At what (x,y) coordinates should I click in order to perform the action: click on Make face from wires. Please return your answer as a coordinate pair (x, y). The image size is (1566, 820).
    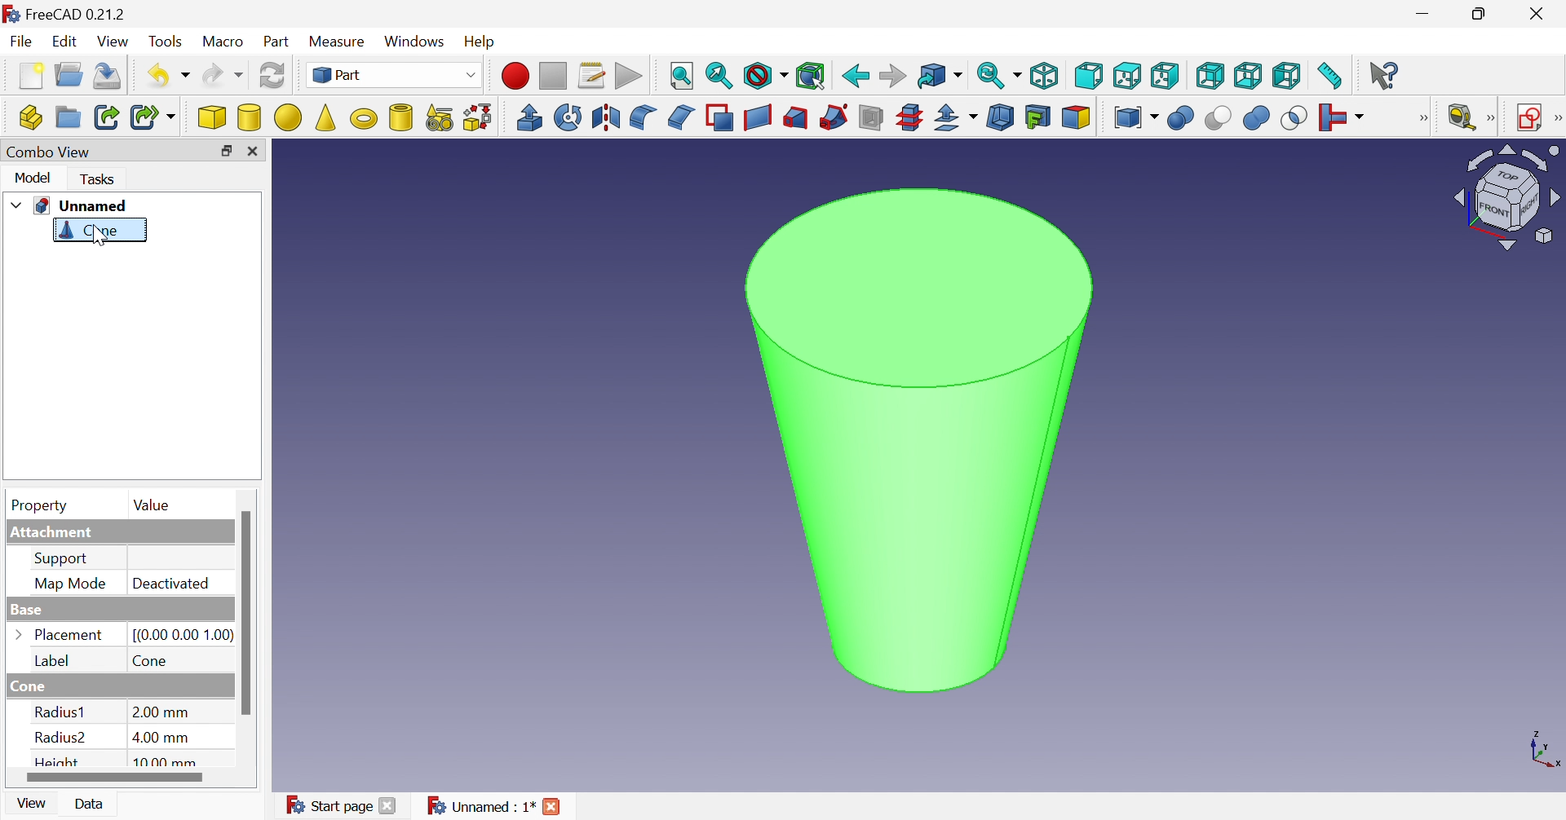
    Looking at the image, I should click on (721, 118).